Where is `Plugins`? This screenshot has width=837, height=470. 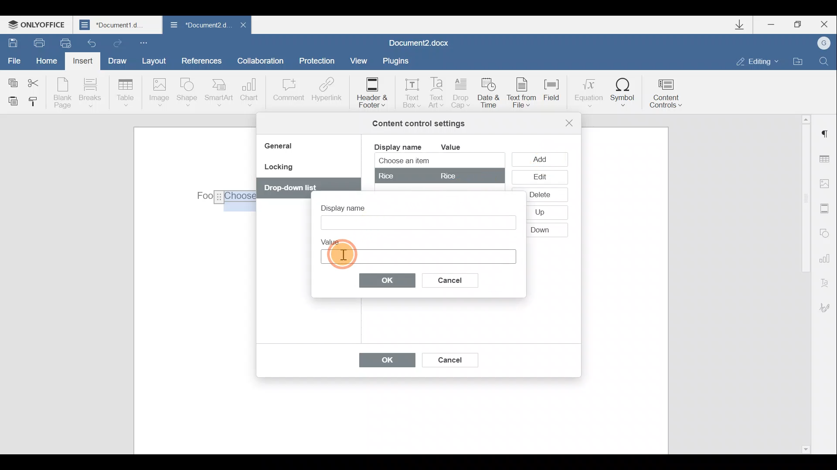
Plugins is located at coordinates (398, 61).